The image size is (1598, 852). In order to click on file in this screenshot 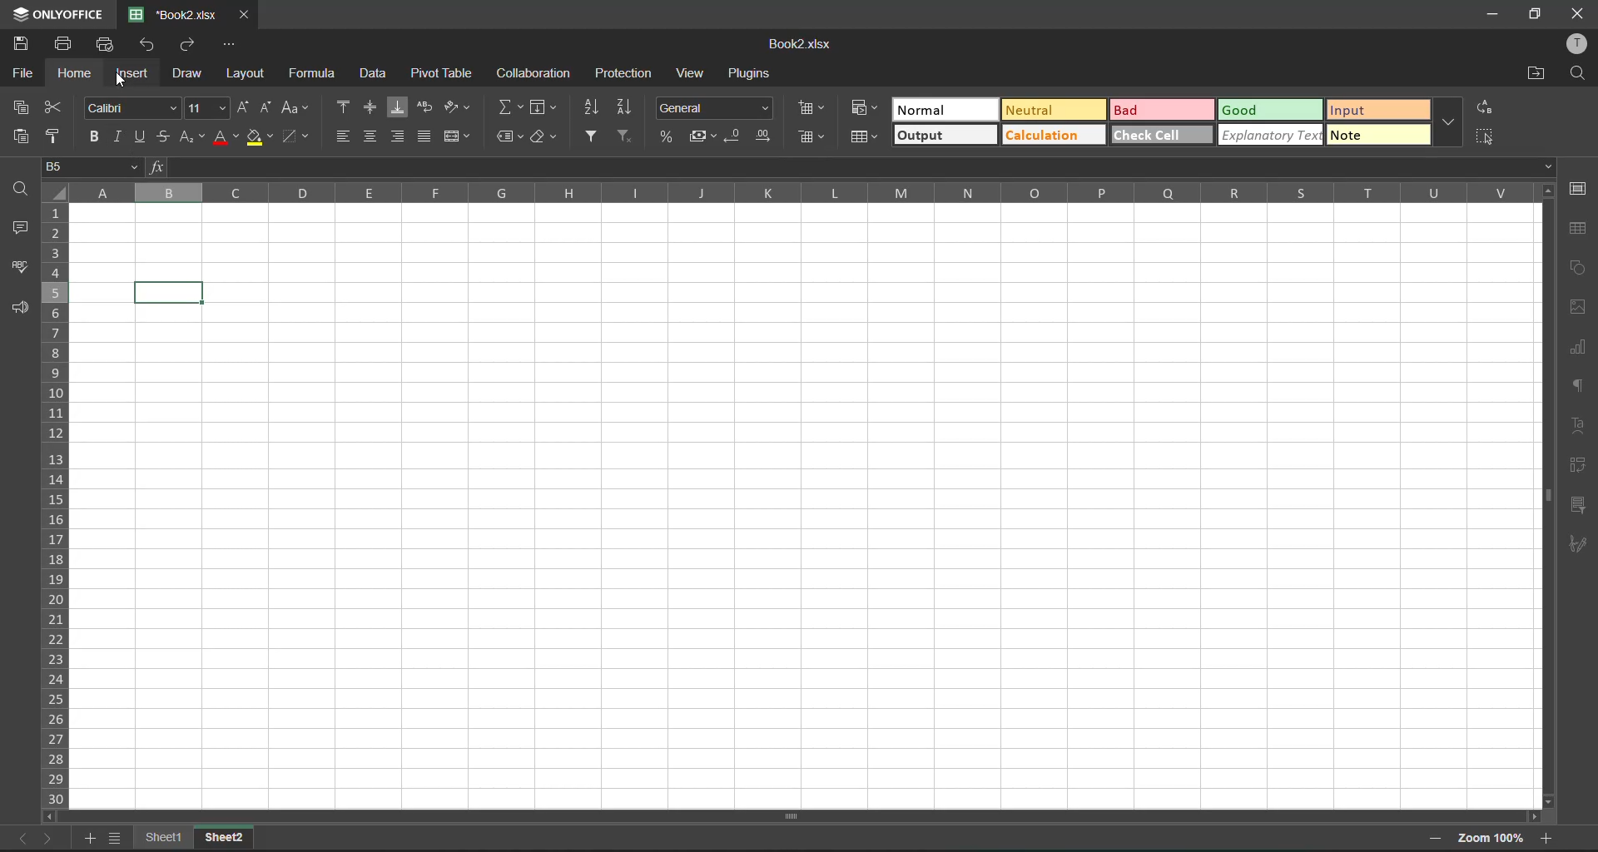, I will do `click(21, 74)`.